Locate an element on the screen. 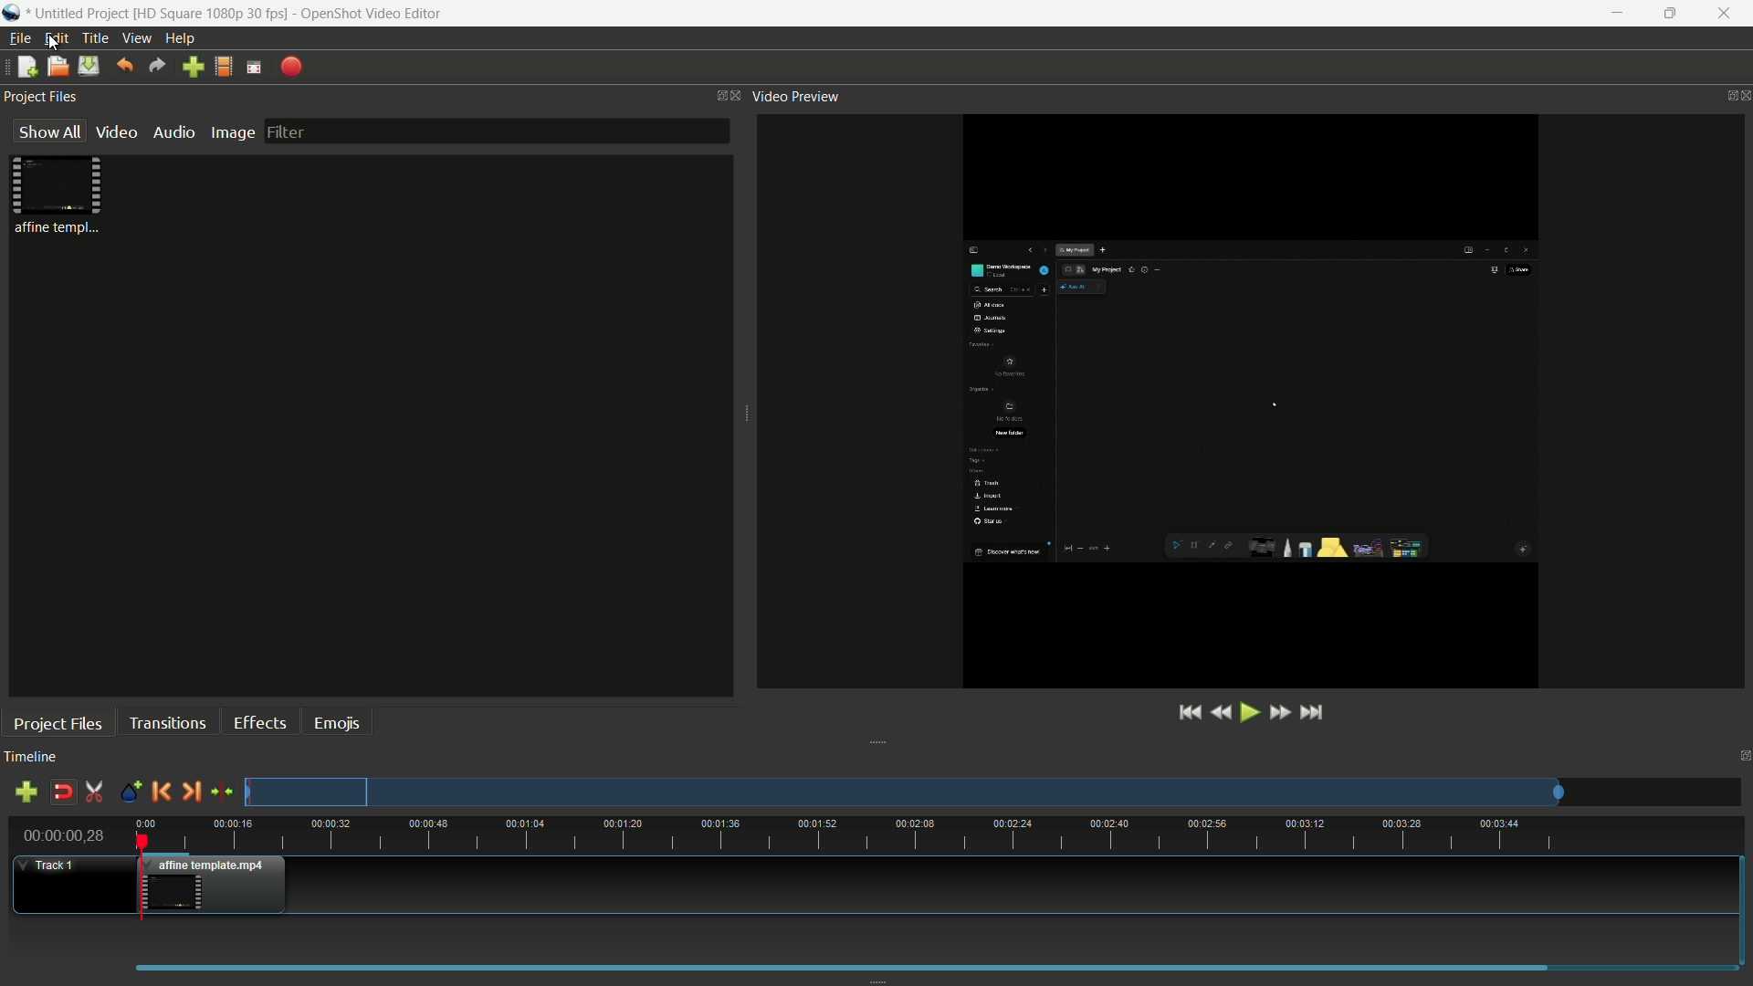  time is located at coordinates (939, 835).